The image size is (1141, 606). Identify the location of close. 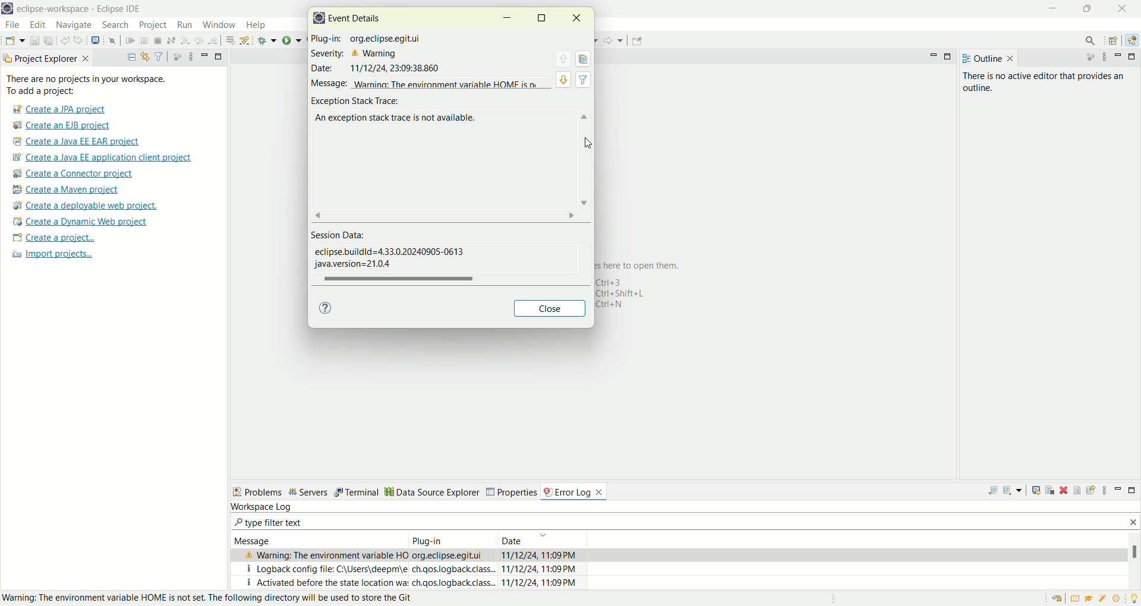
(576, 18).